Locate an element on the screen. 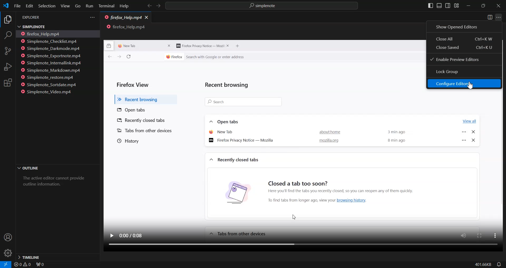 Image resolution: width=506 pixels, height=268 pixels. pause is located at coordinates (111, 235).